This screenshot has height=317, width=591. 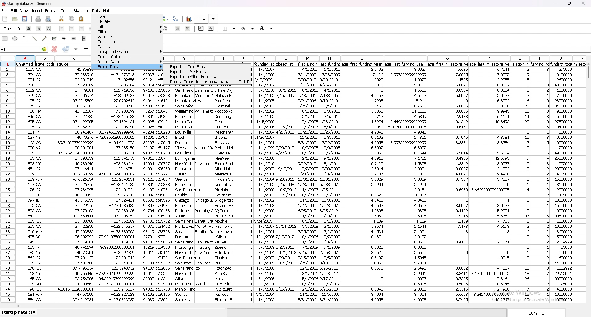 What do you see at coordinates (15, 19) in the screenshot?
I see `open` at bounding box center [15, 19].